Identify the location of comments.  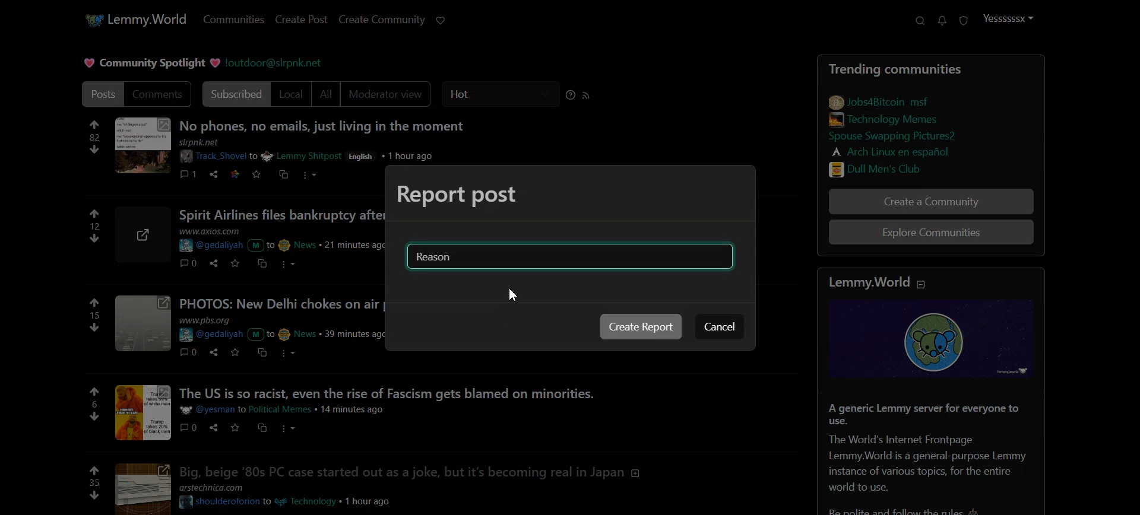
(188, 173).